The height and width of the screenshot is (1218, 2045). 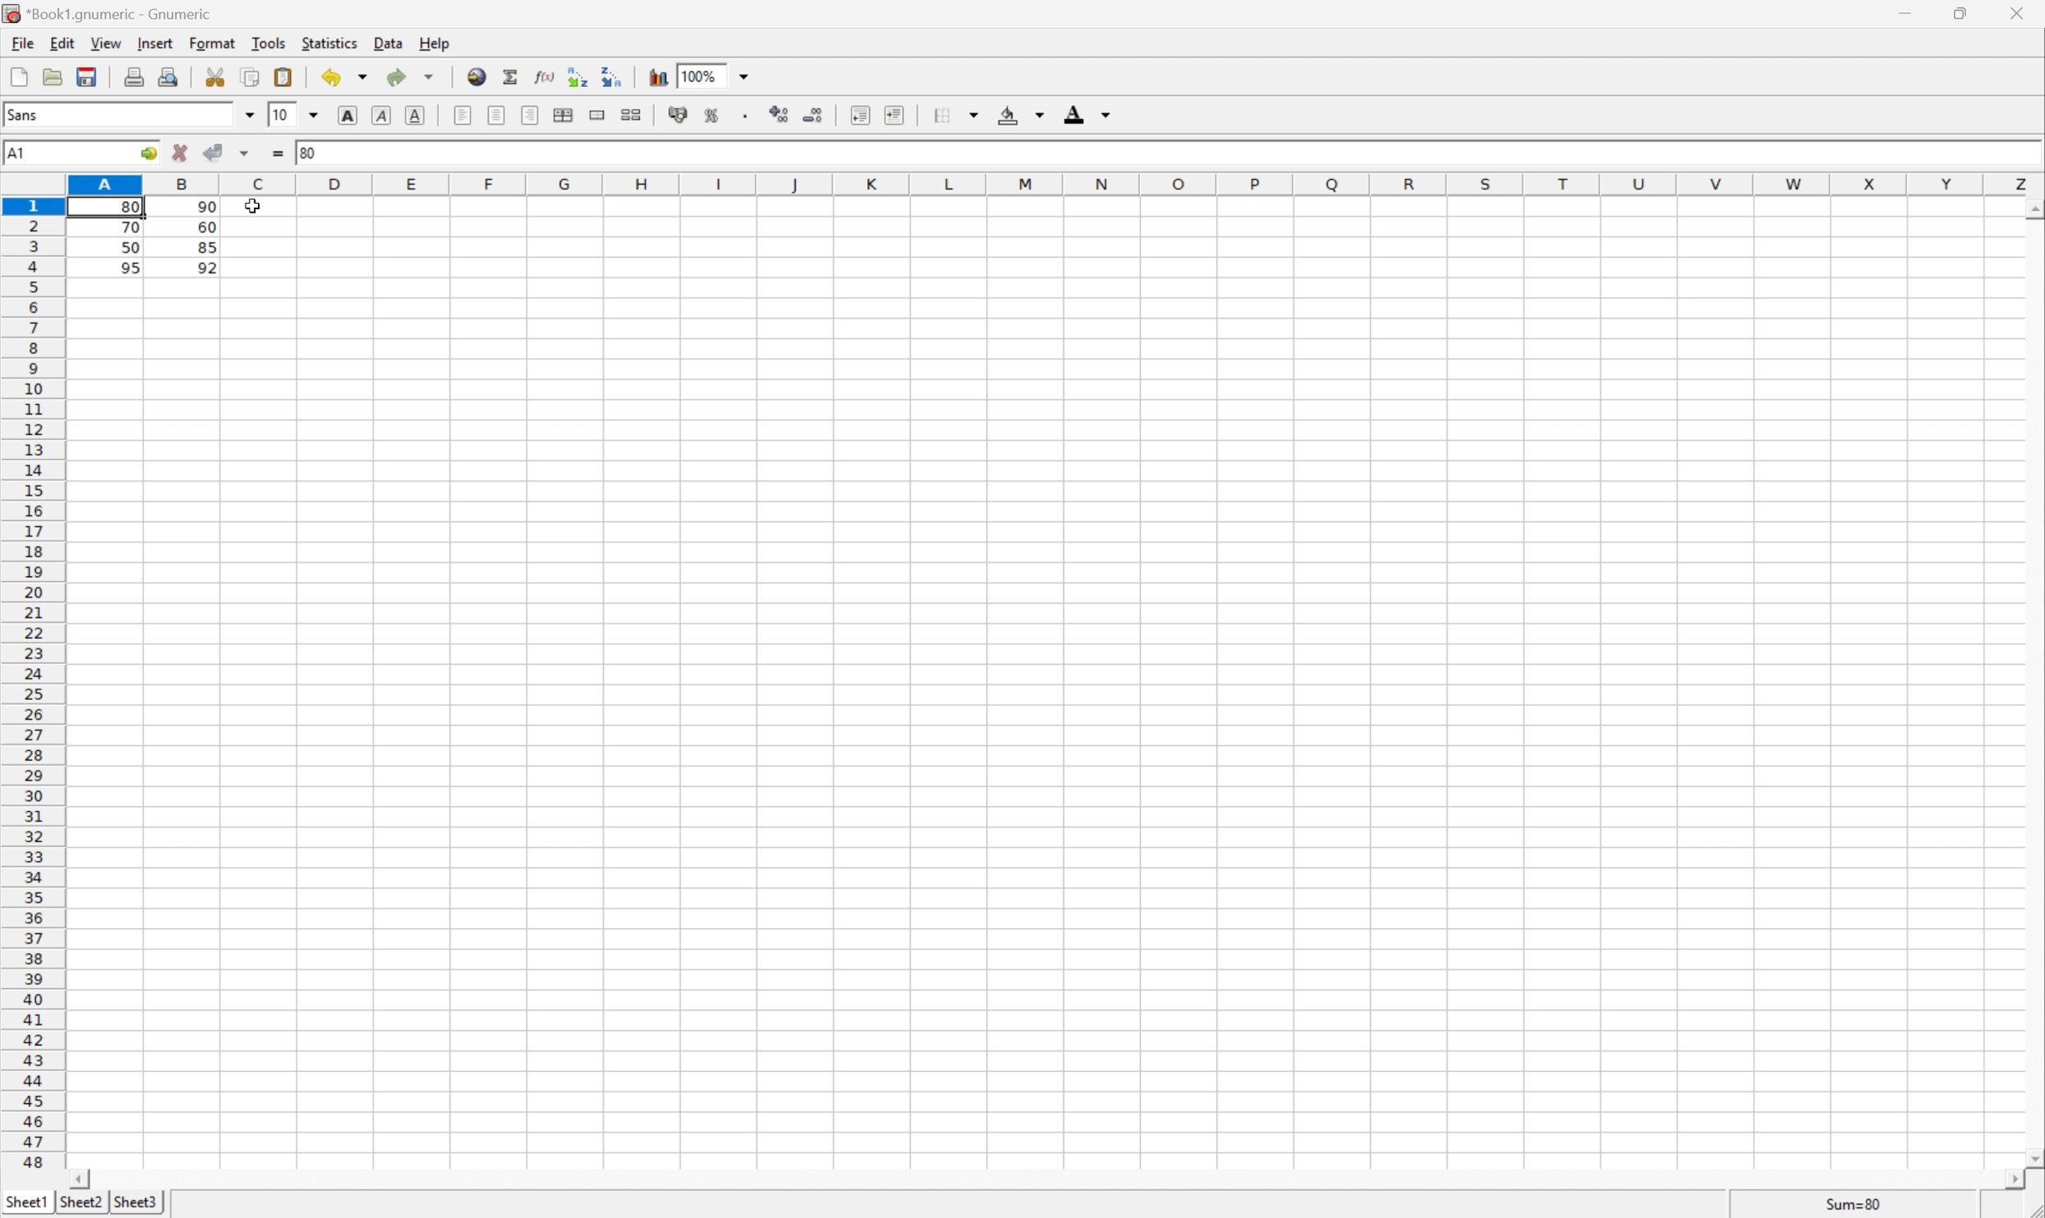 I want to click on Foreground, so click(x=1087, y=111).